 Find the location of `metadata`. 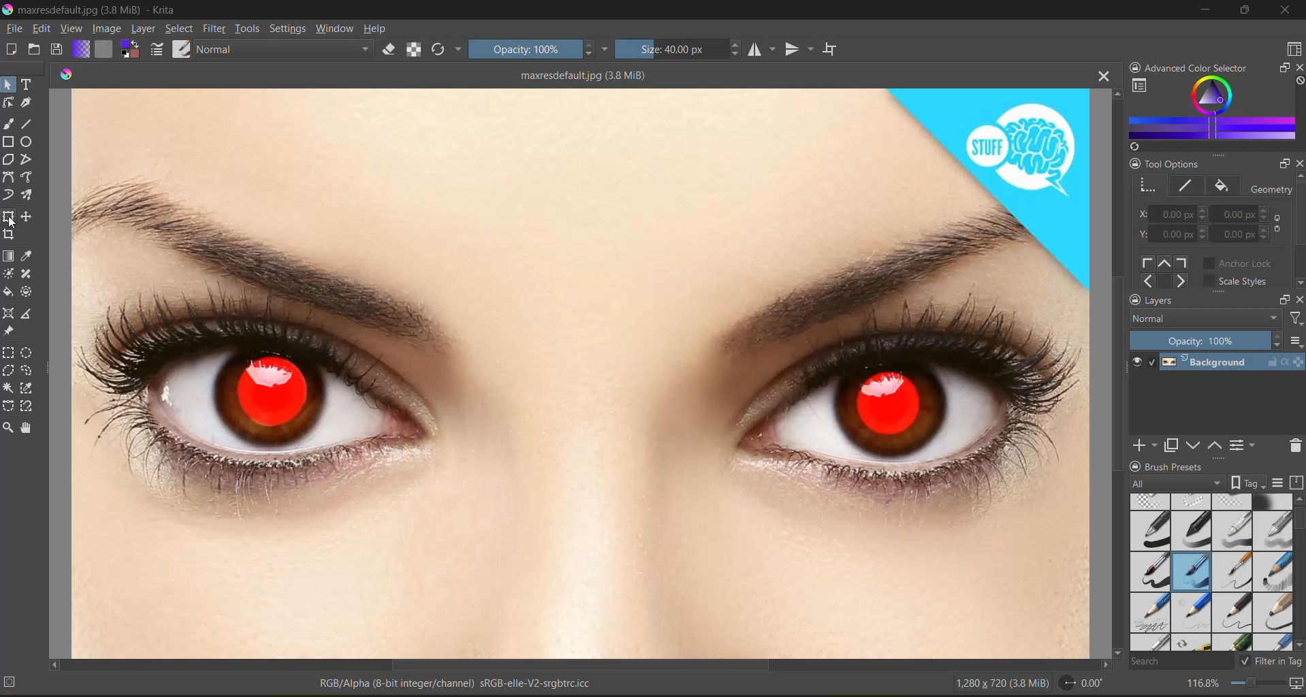

metadata is located at coordinates (301, 685).